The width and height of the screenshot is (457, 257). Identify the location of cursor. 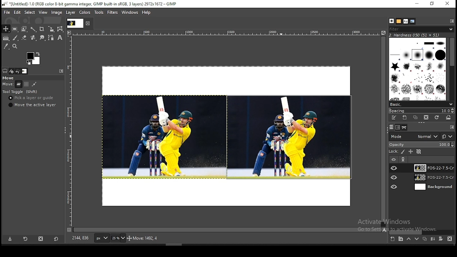
(282, 137).